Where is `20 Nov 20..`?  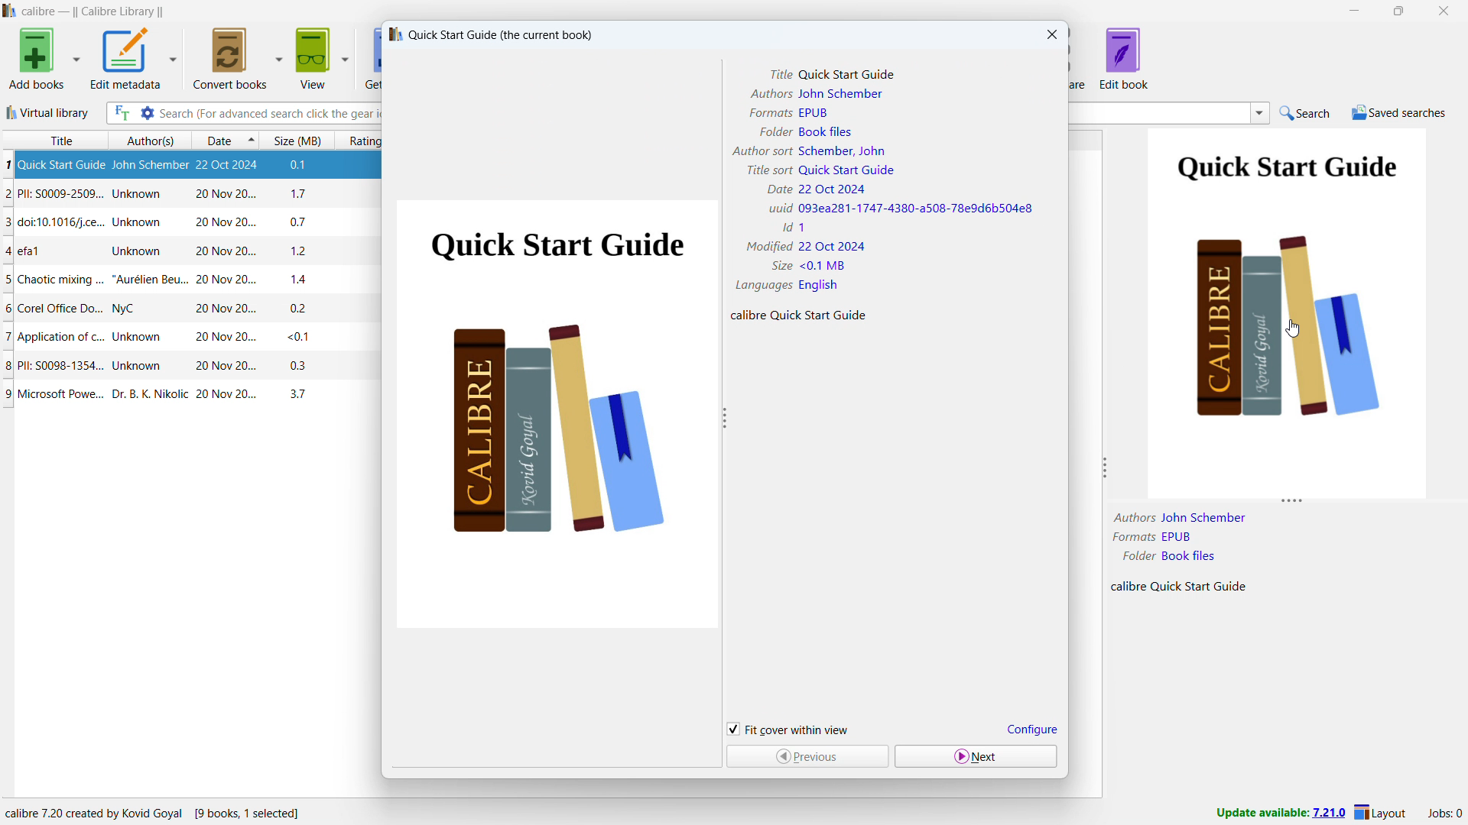
20 Nov 20.. is located at coordinates (220, 252).